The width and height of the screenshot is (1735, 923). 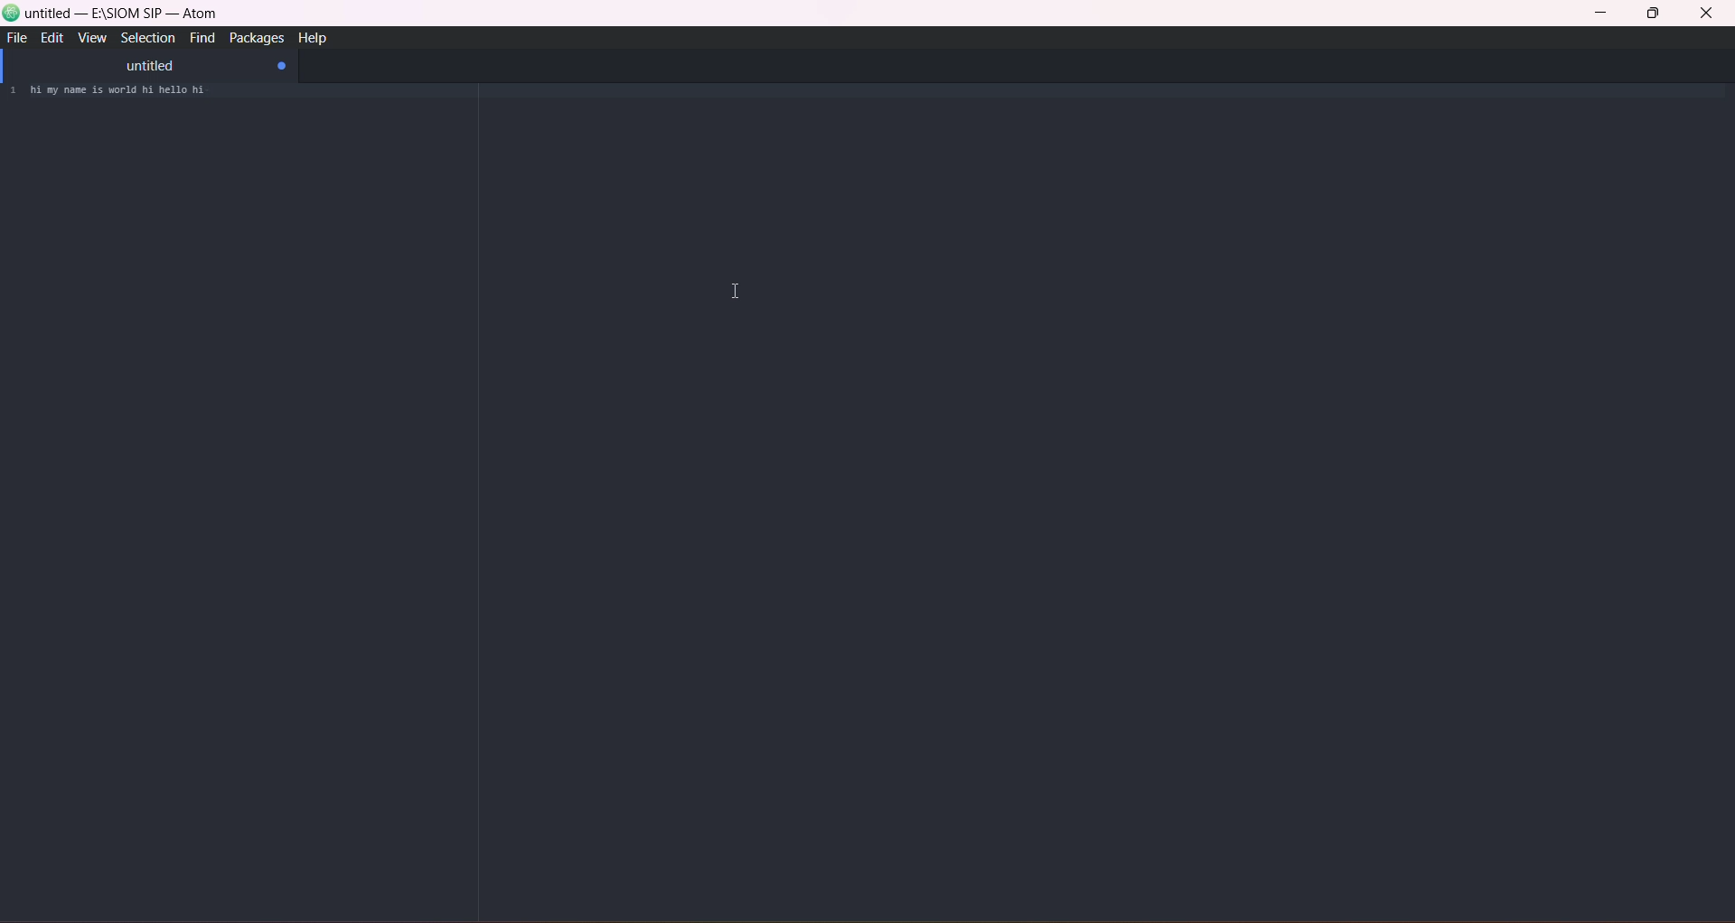 What do you see at coordinates (131, 93) in the screenshot?
I see `hi my name is world hi hello hi` at bounding box center [131, 93].